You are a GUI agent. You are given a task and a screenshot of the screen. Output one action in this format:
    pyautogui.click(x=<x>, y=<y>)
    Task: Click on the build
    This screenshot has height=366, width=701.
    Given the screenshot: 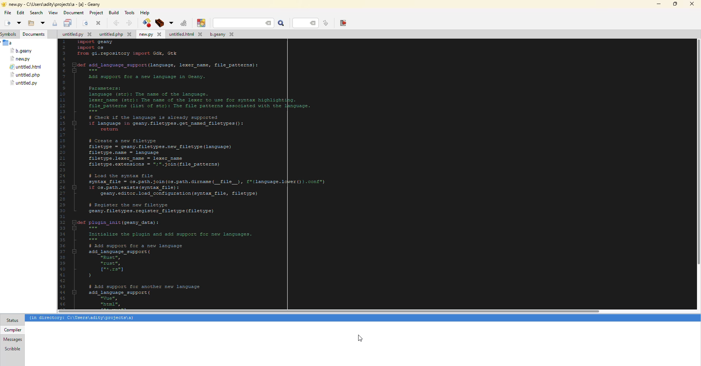 What is the action you would take?
    pyautogui.click(x=160, y=23)
    